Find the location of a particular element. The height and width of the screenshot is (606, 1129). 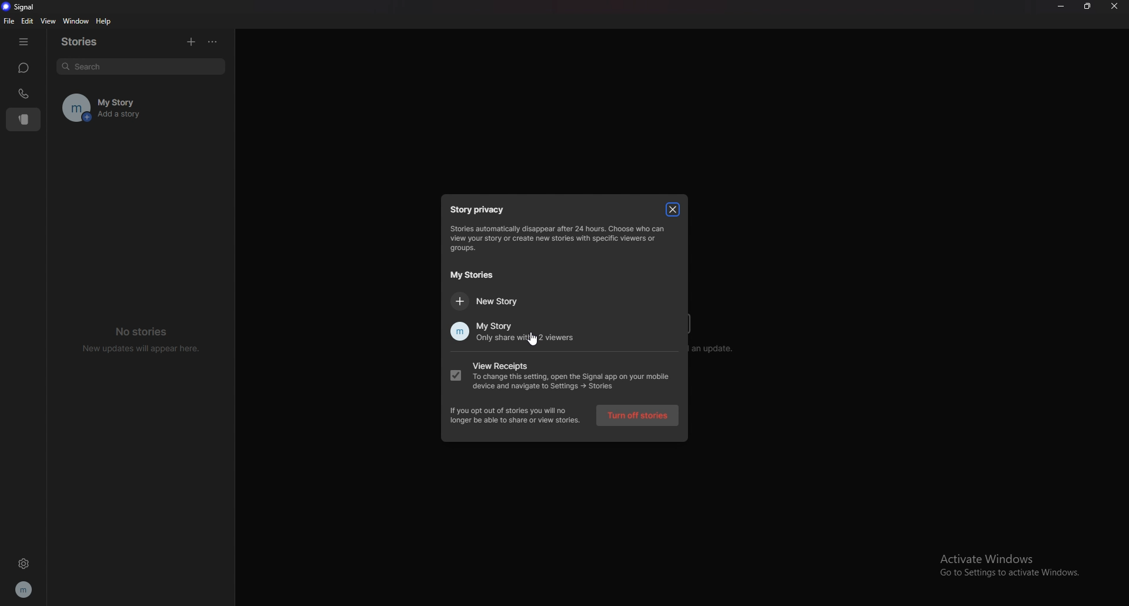

minimize is located at coordinates (1061, 6).